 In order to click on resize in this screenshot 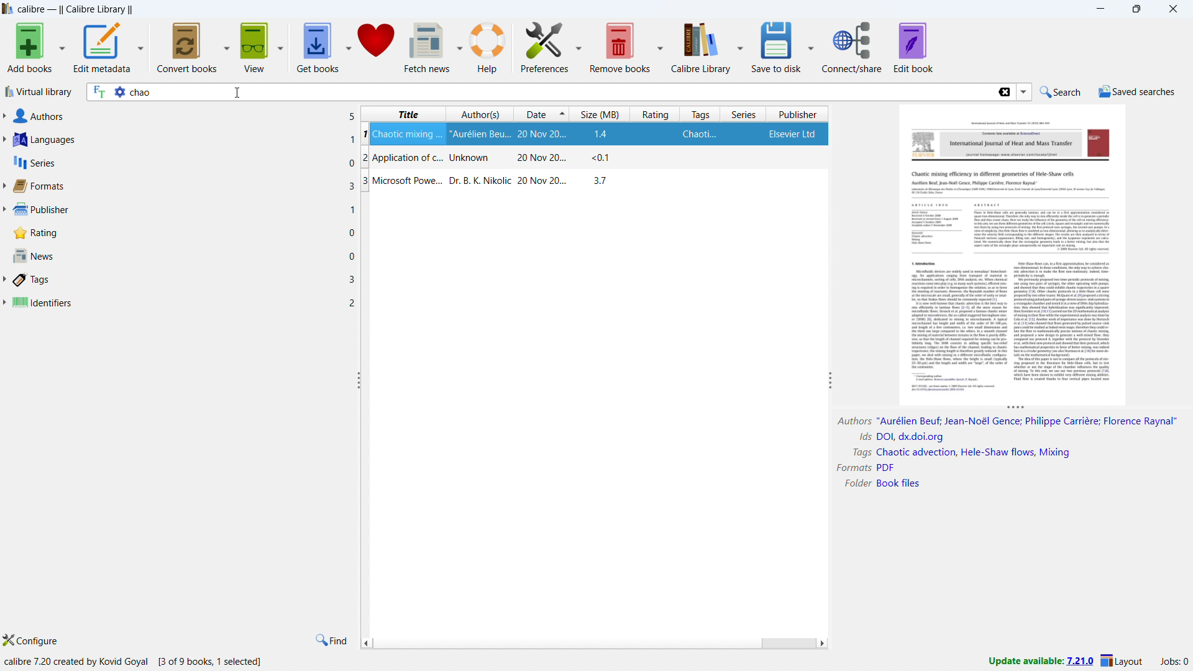, I will do `click(1017, 408)`.